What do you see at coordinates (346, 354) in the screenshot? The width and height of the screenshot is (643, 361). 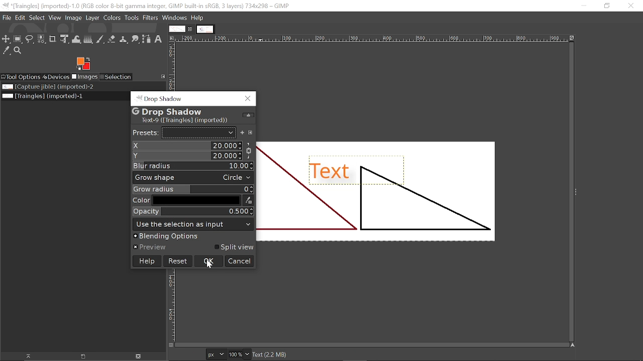 I see `Text (2.2 MB)` at bounding box center [346, 354].